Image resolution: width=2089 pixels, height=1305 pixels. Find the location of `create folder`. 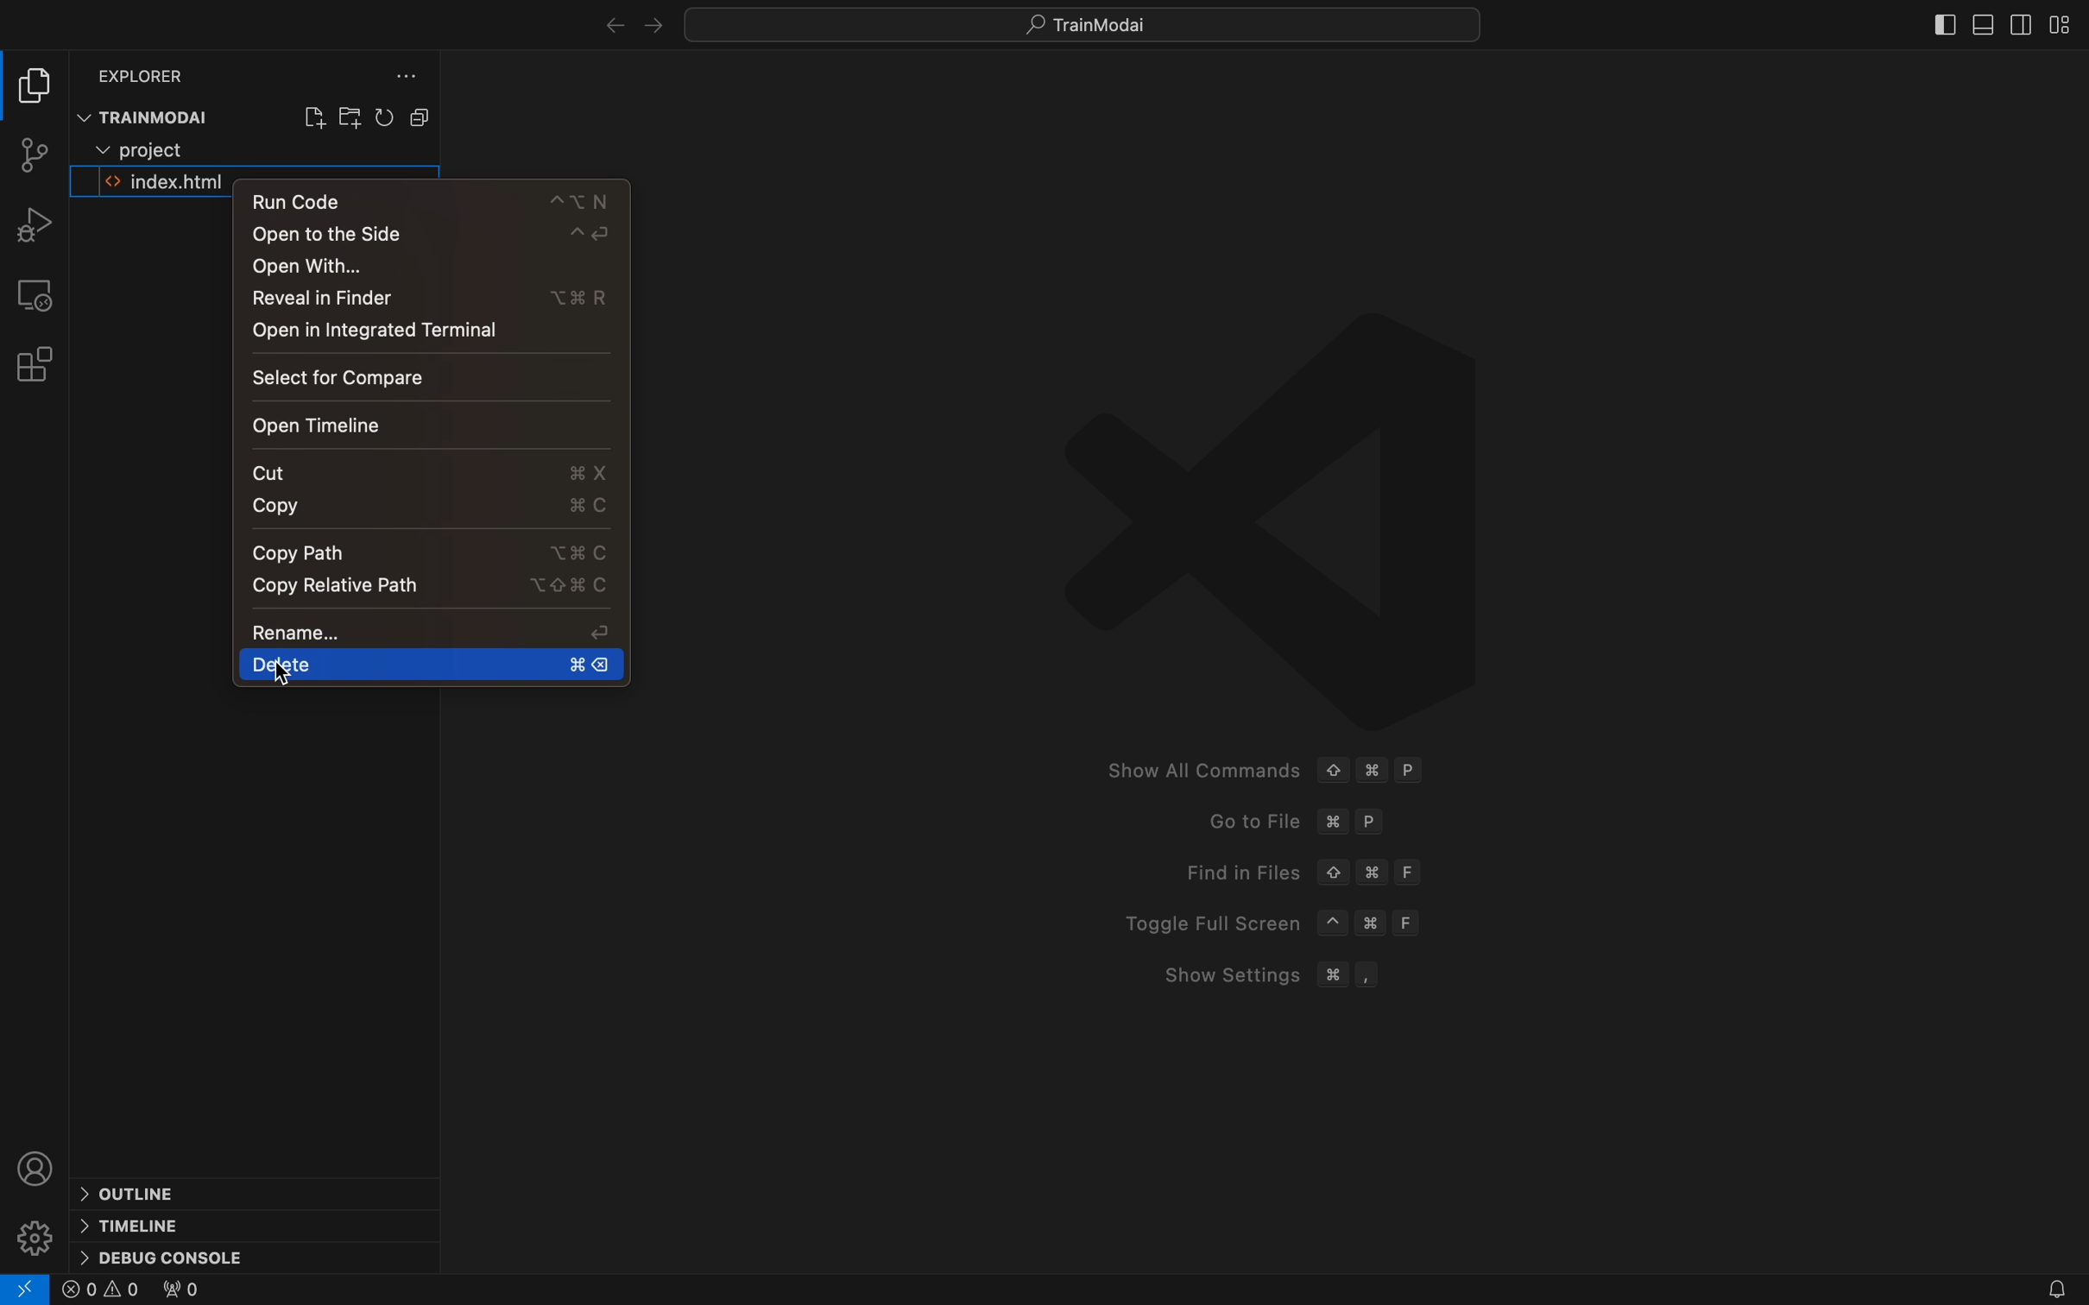

create folder is located at coordinates (349, 116).